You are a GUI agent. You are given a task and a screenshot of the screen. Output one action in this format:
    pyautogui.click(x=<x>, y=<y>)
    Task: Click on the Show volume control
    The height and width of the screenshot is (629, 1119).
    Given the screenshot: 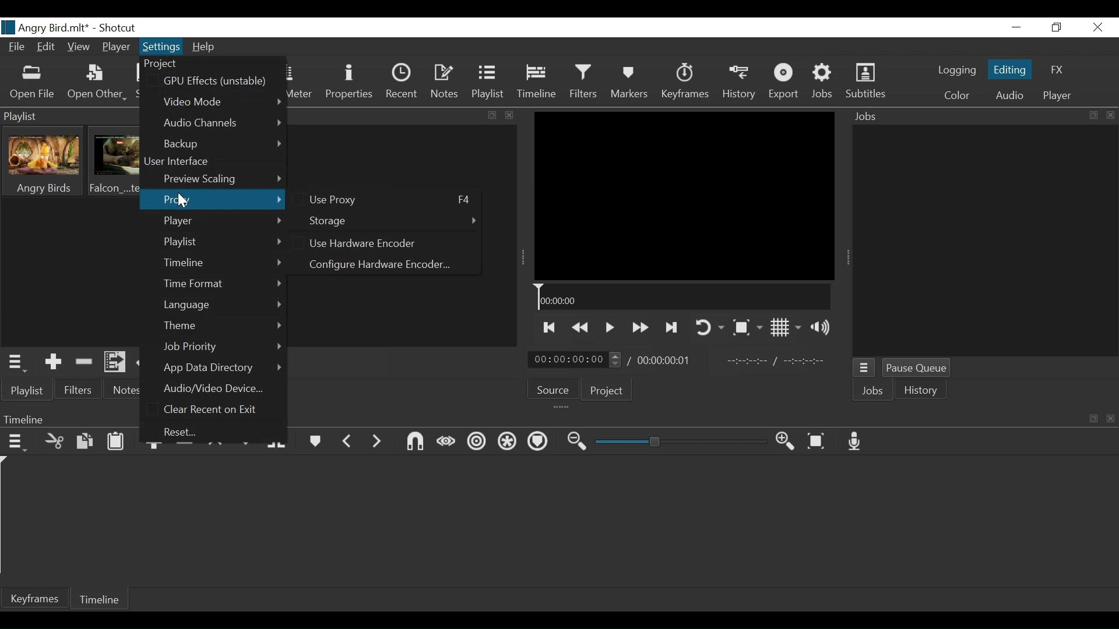 What is the action you would take?
    pyautogui.click(x=821, y=327)
    